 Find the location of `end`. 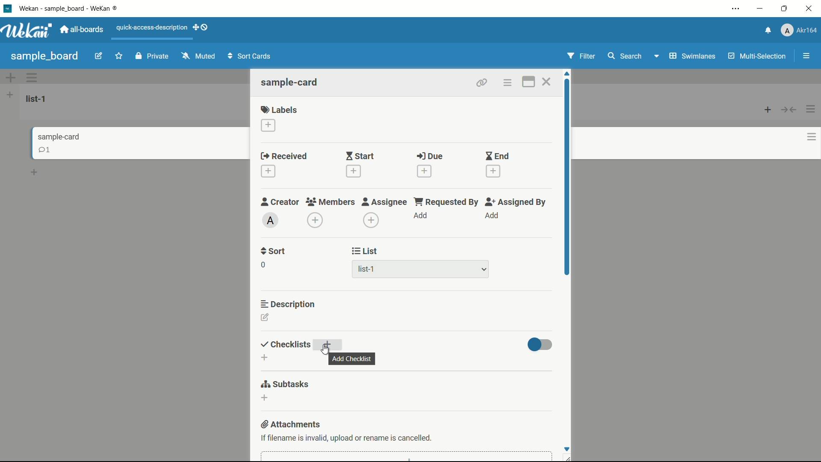

end is located at coordinates (497, 156).